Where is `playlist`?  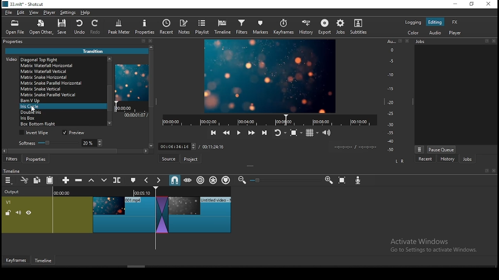
playlist is located at coordinates (203, 27).